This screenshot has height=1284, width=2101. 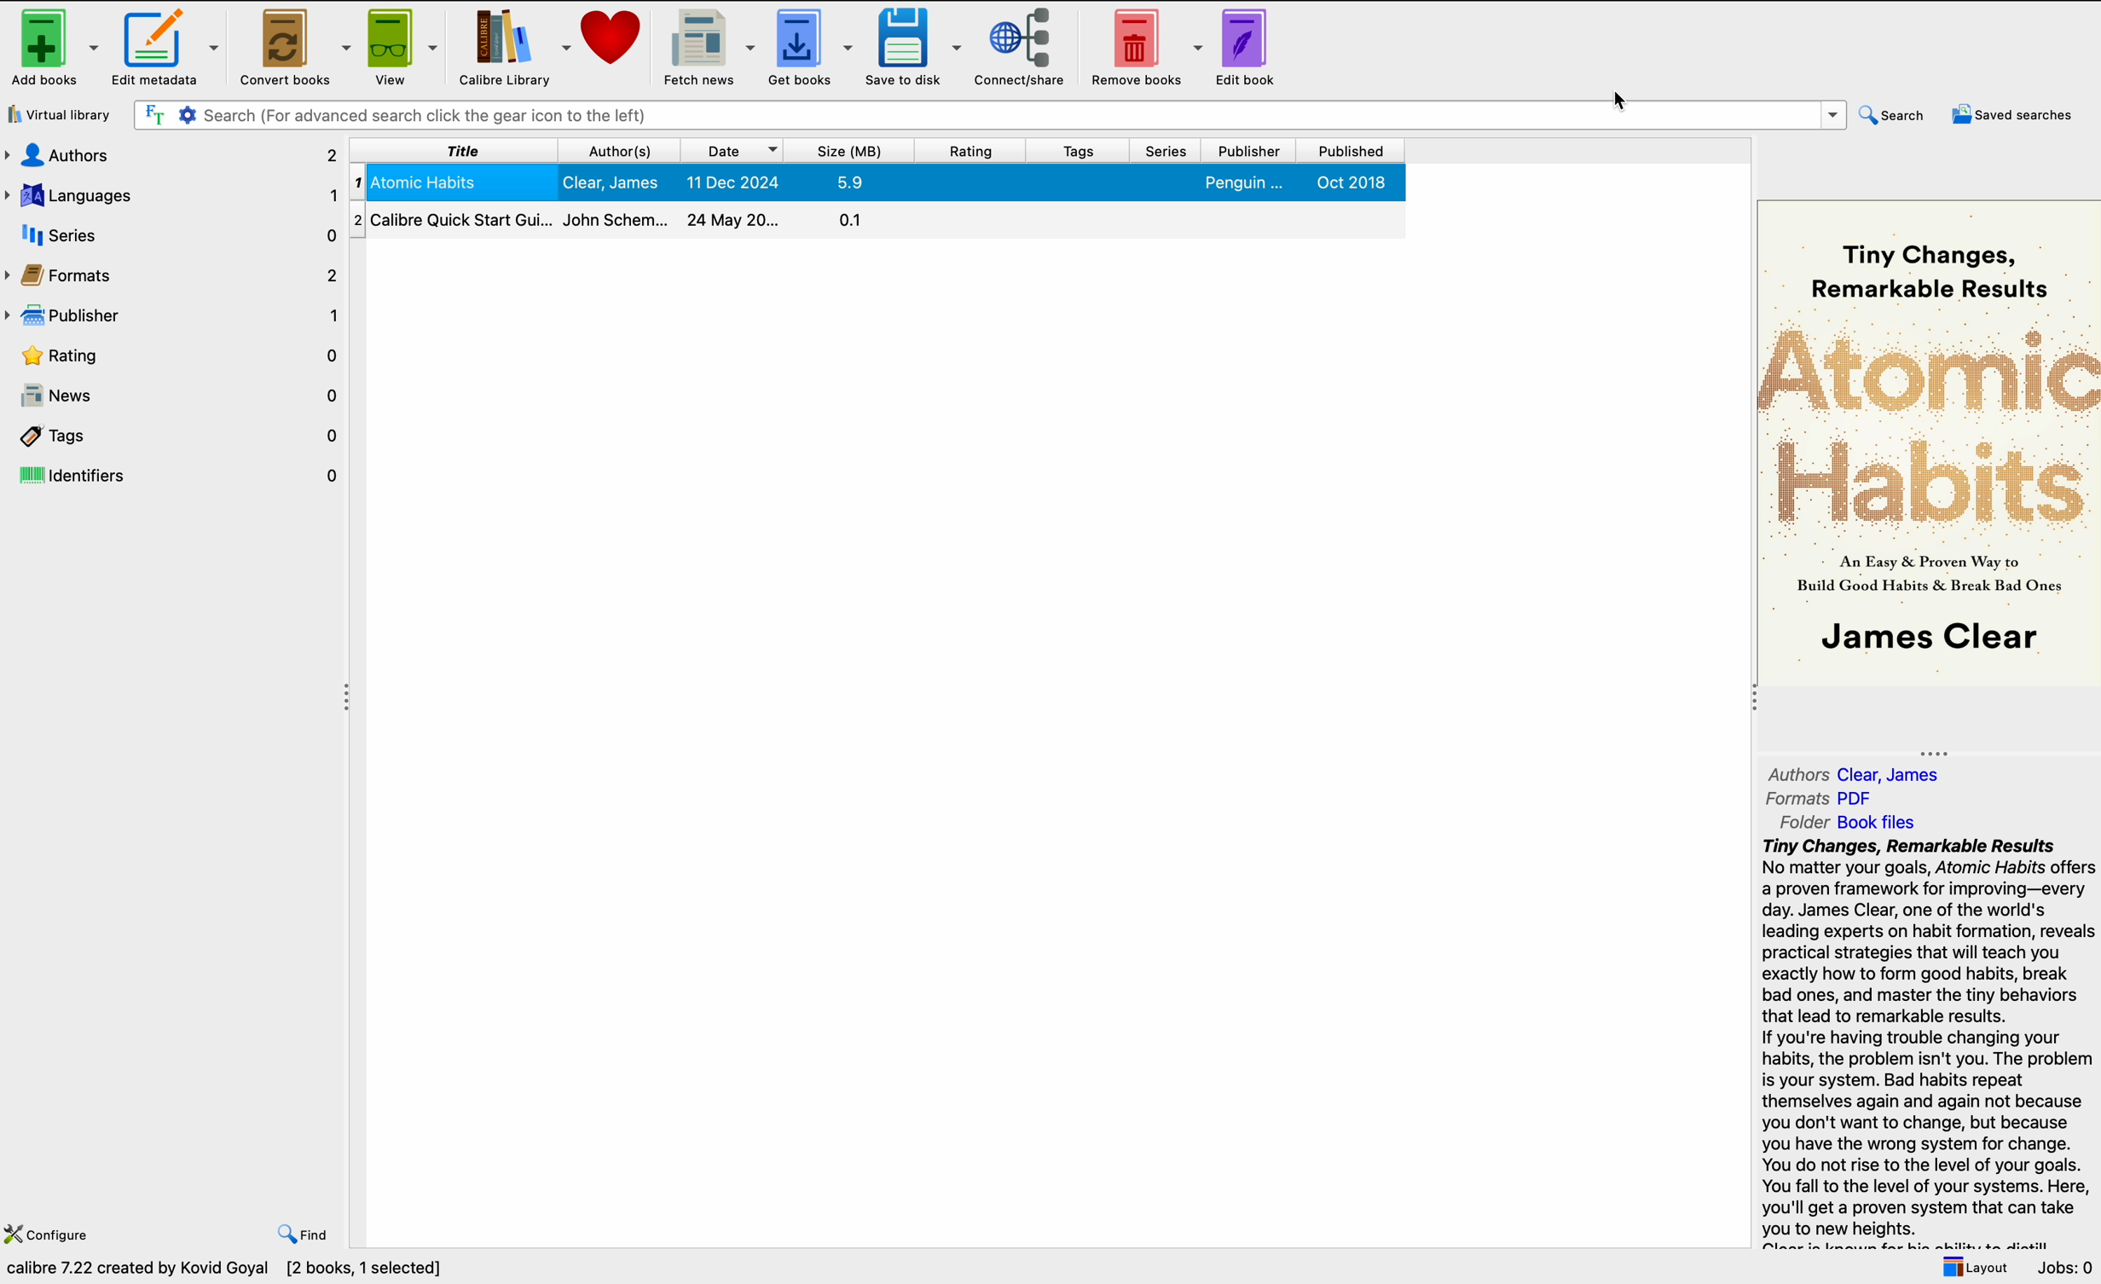 I want to click on rating, so click(x=971, y=150).